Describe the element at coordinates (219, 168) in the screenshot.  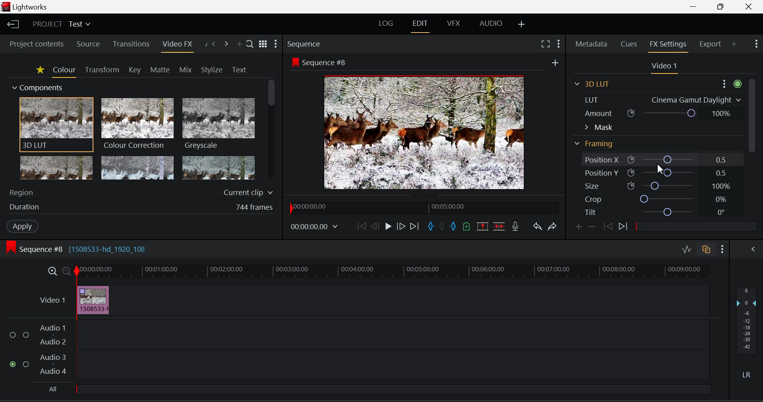
I see `Posterize` at that location.